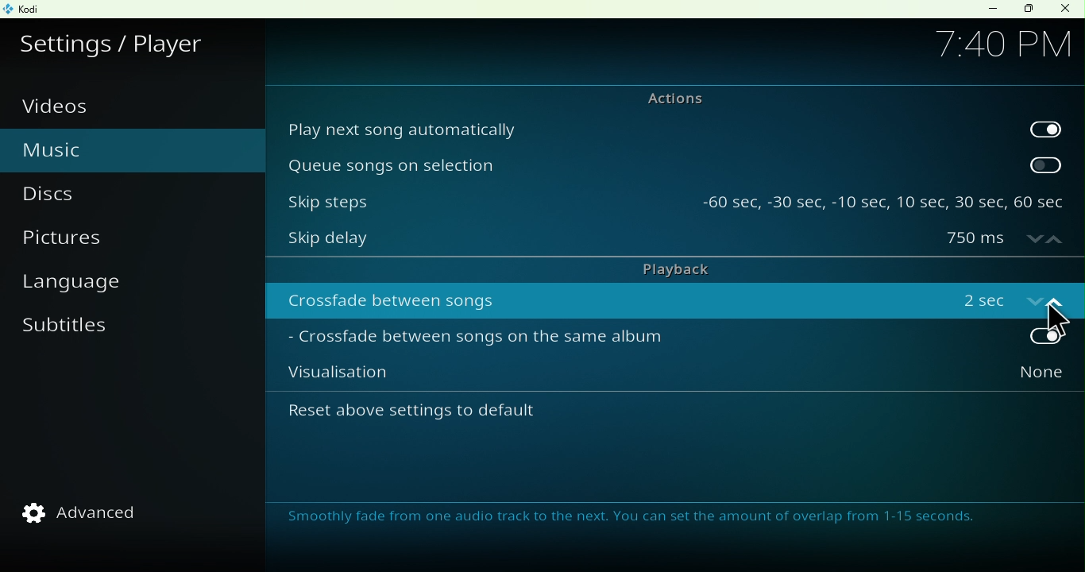 Image resolution: width=1085 pixels, height=572 pixels. I want to click on Playback, so click(667, 269).